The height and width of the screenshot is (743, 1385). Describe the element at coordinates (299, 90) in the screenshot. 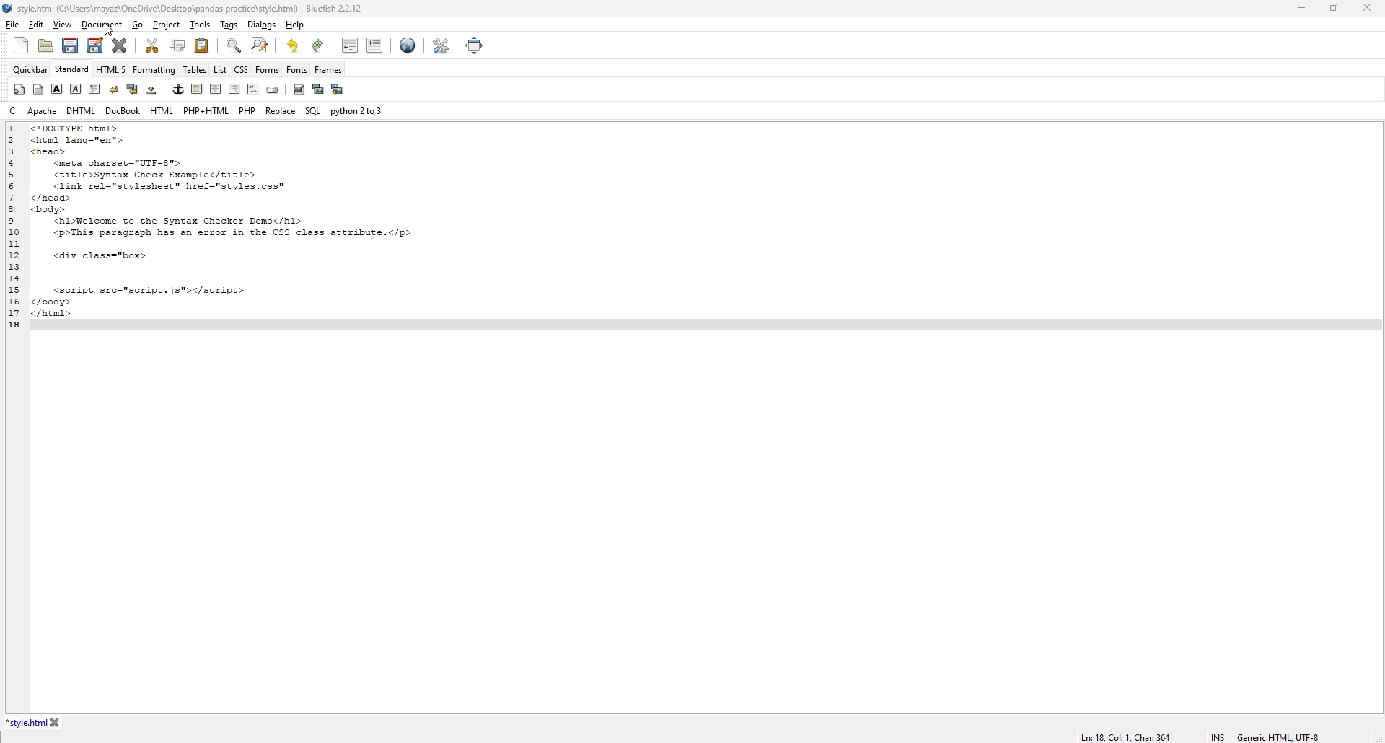

I see `insert image` at that location.